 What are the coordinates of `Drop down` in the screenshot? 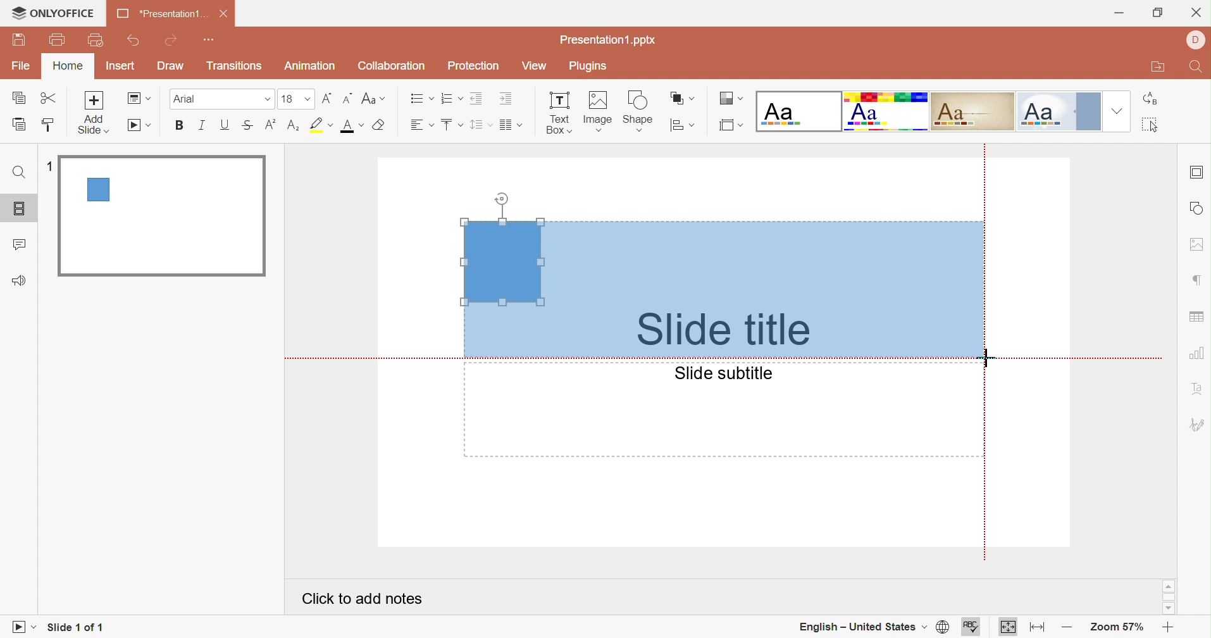 It's located at (1118, 111).